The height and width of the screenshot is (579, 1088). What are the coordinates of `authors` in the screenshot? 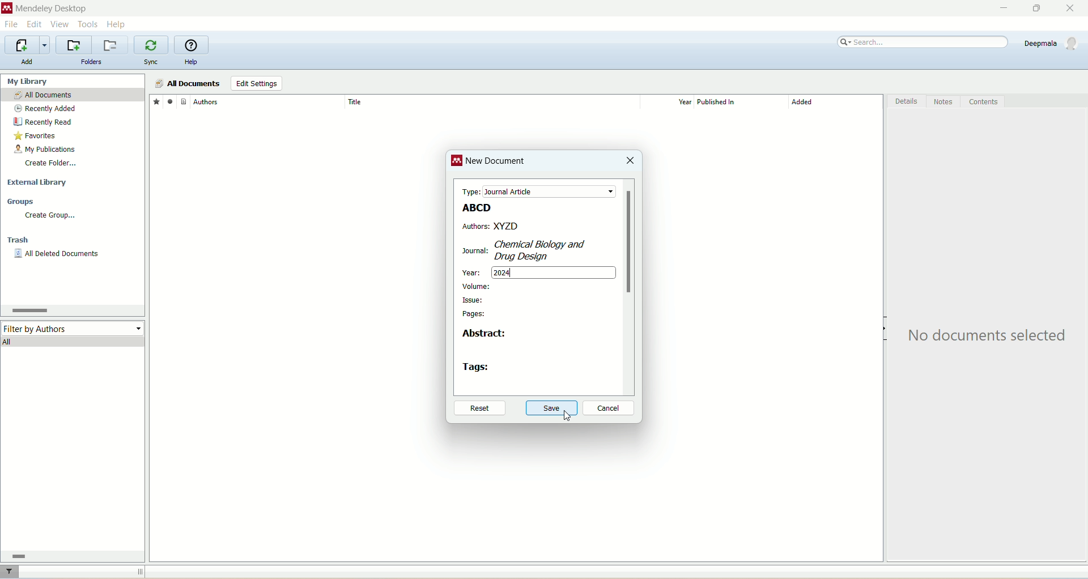 It's located at (475, 227).